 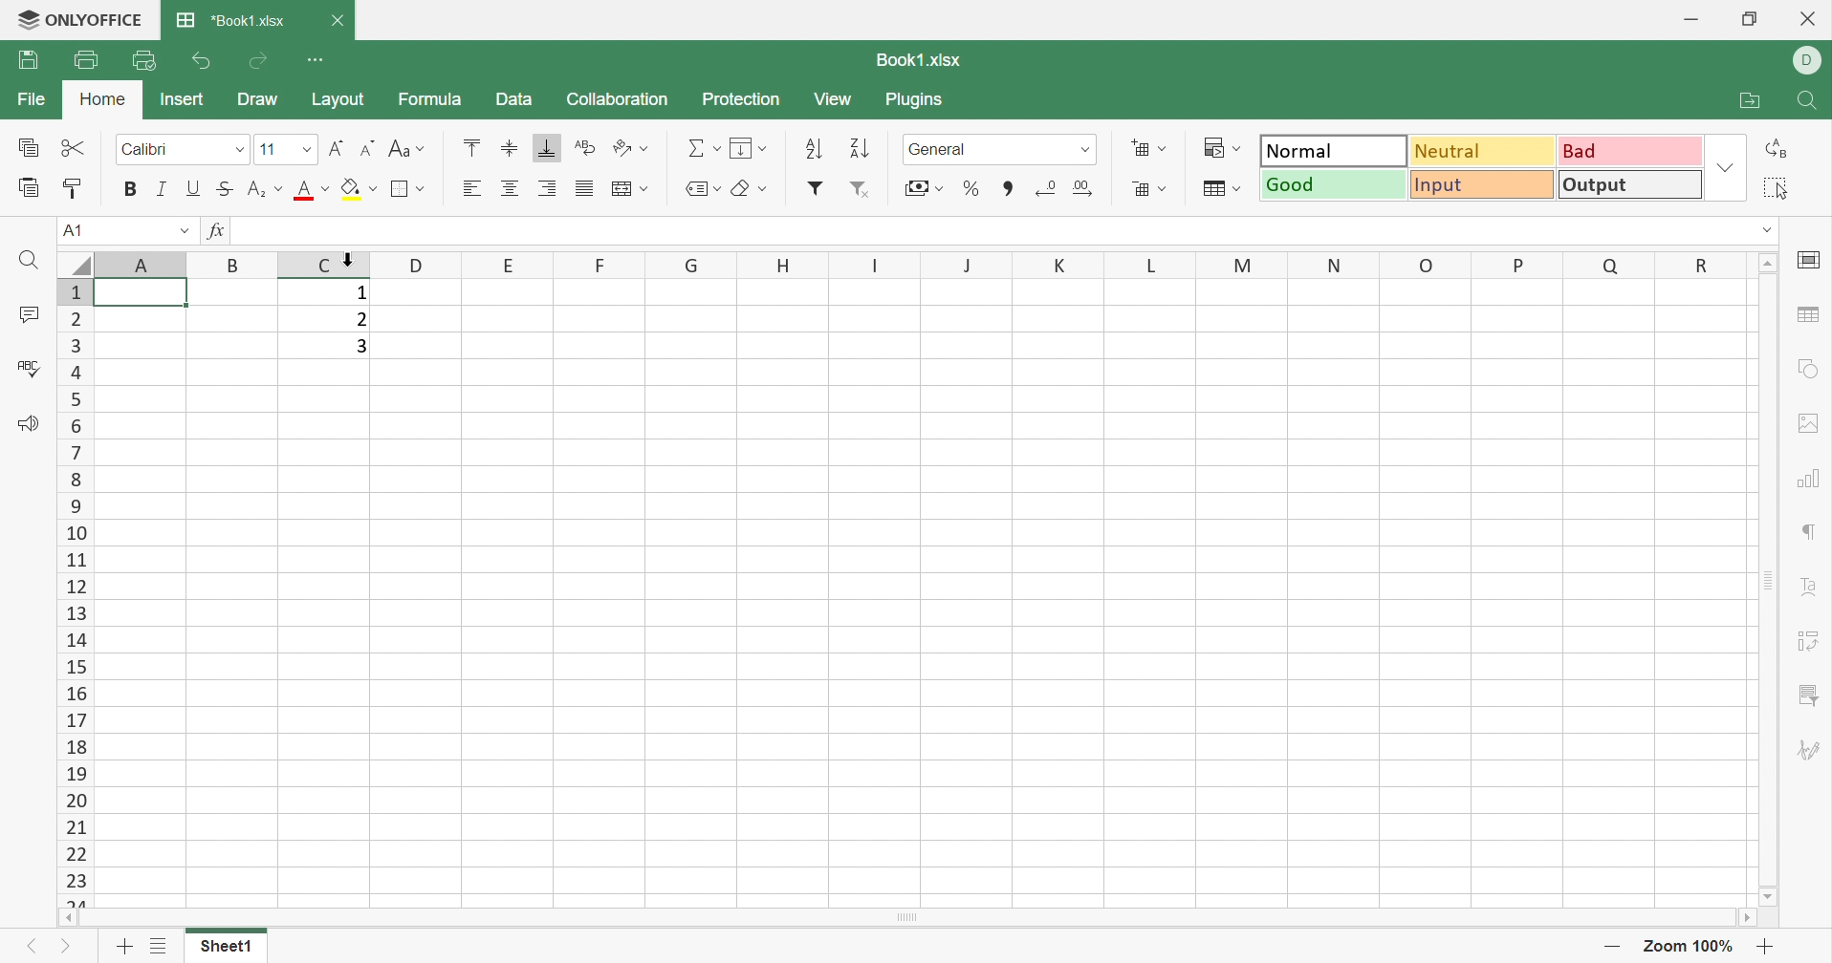 I want to click on Underline, so click(x=192, y=189).